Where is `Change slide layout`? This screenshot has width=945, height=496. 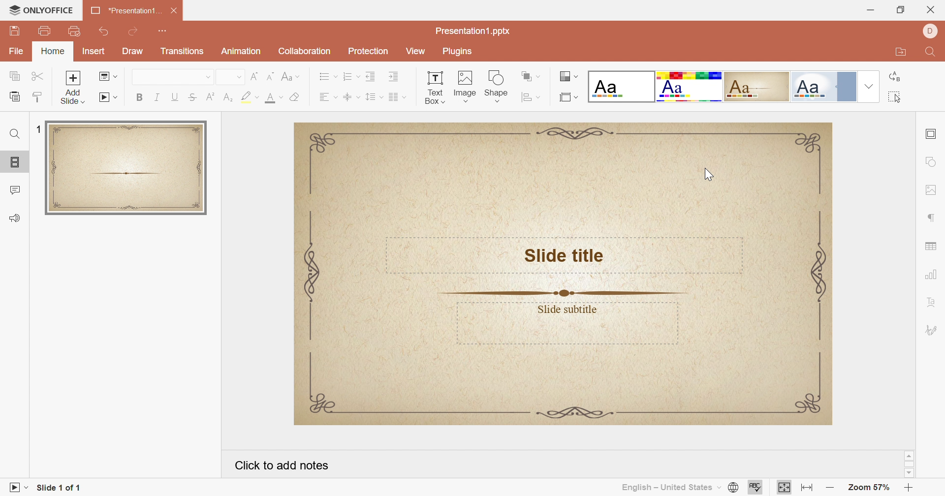 Change slide layout is located at coordinates (104, 76).